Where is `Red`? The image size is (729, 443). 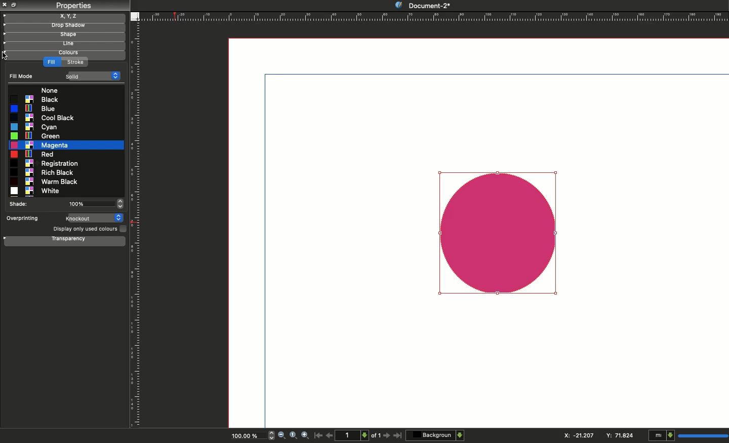 Red is located at coordinates (32, 154).